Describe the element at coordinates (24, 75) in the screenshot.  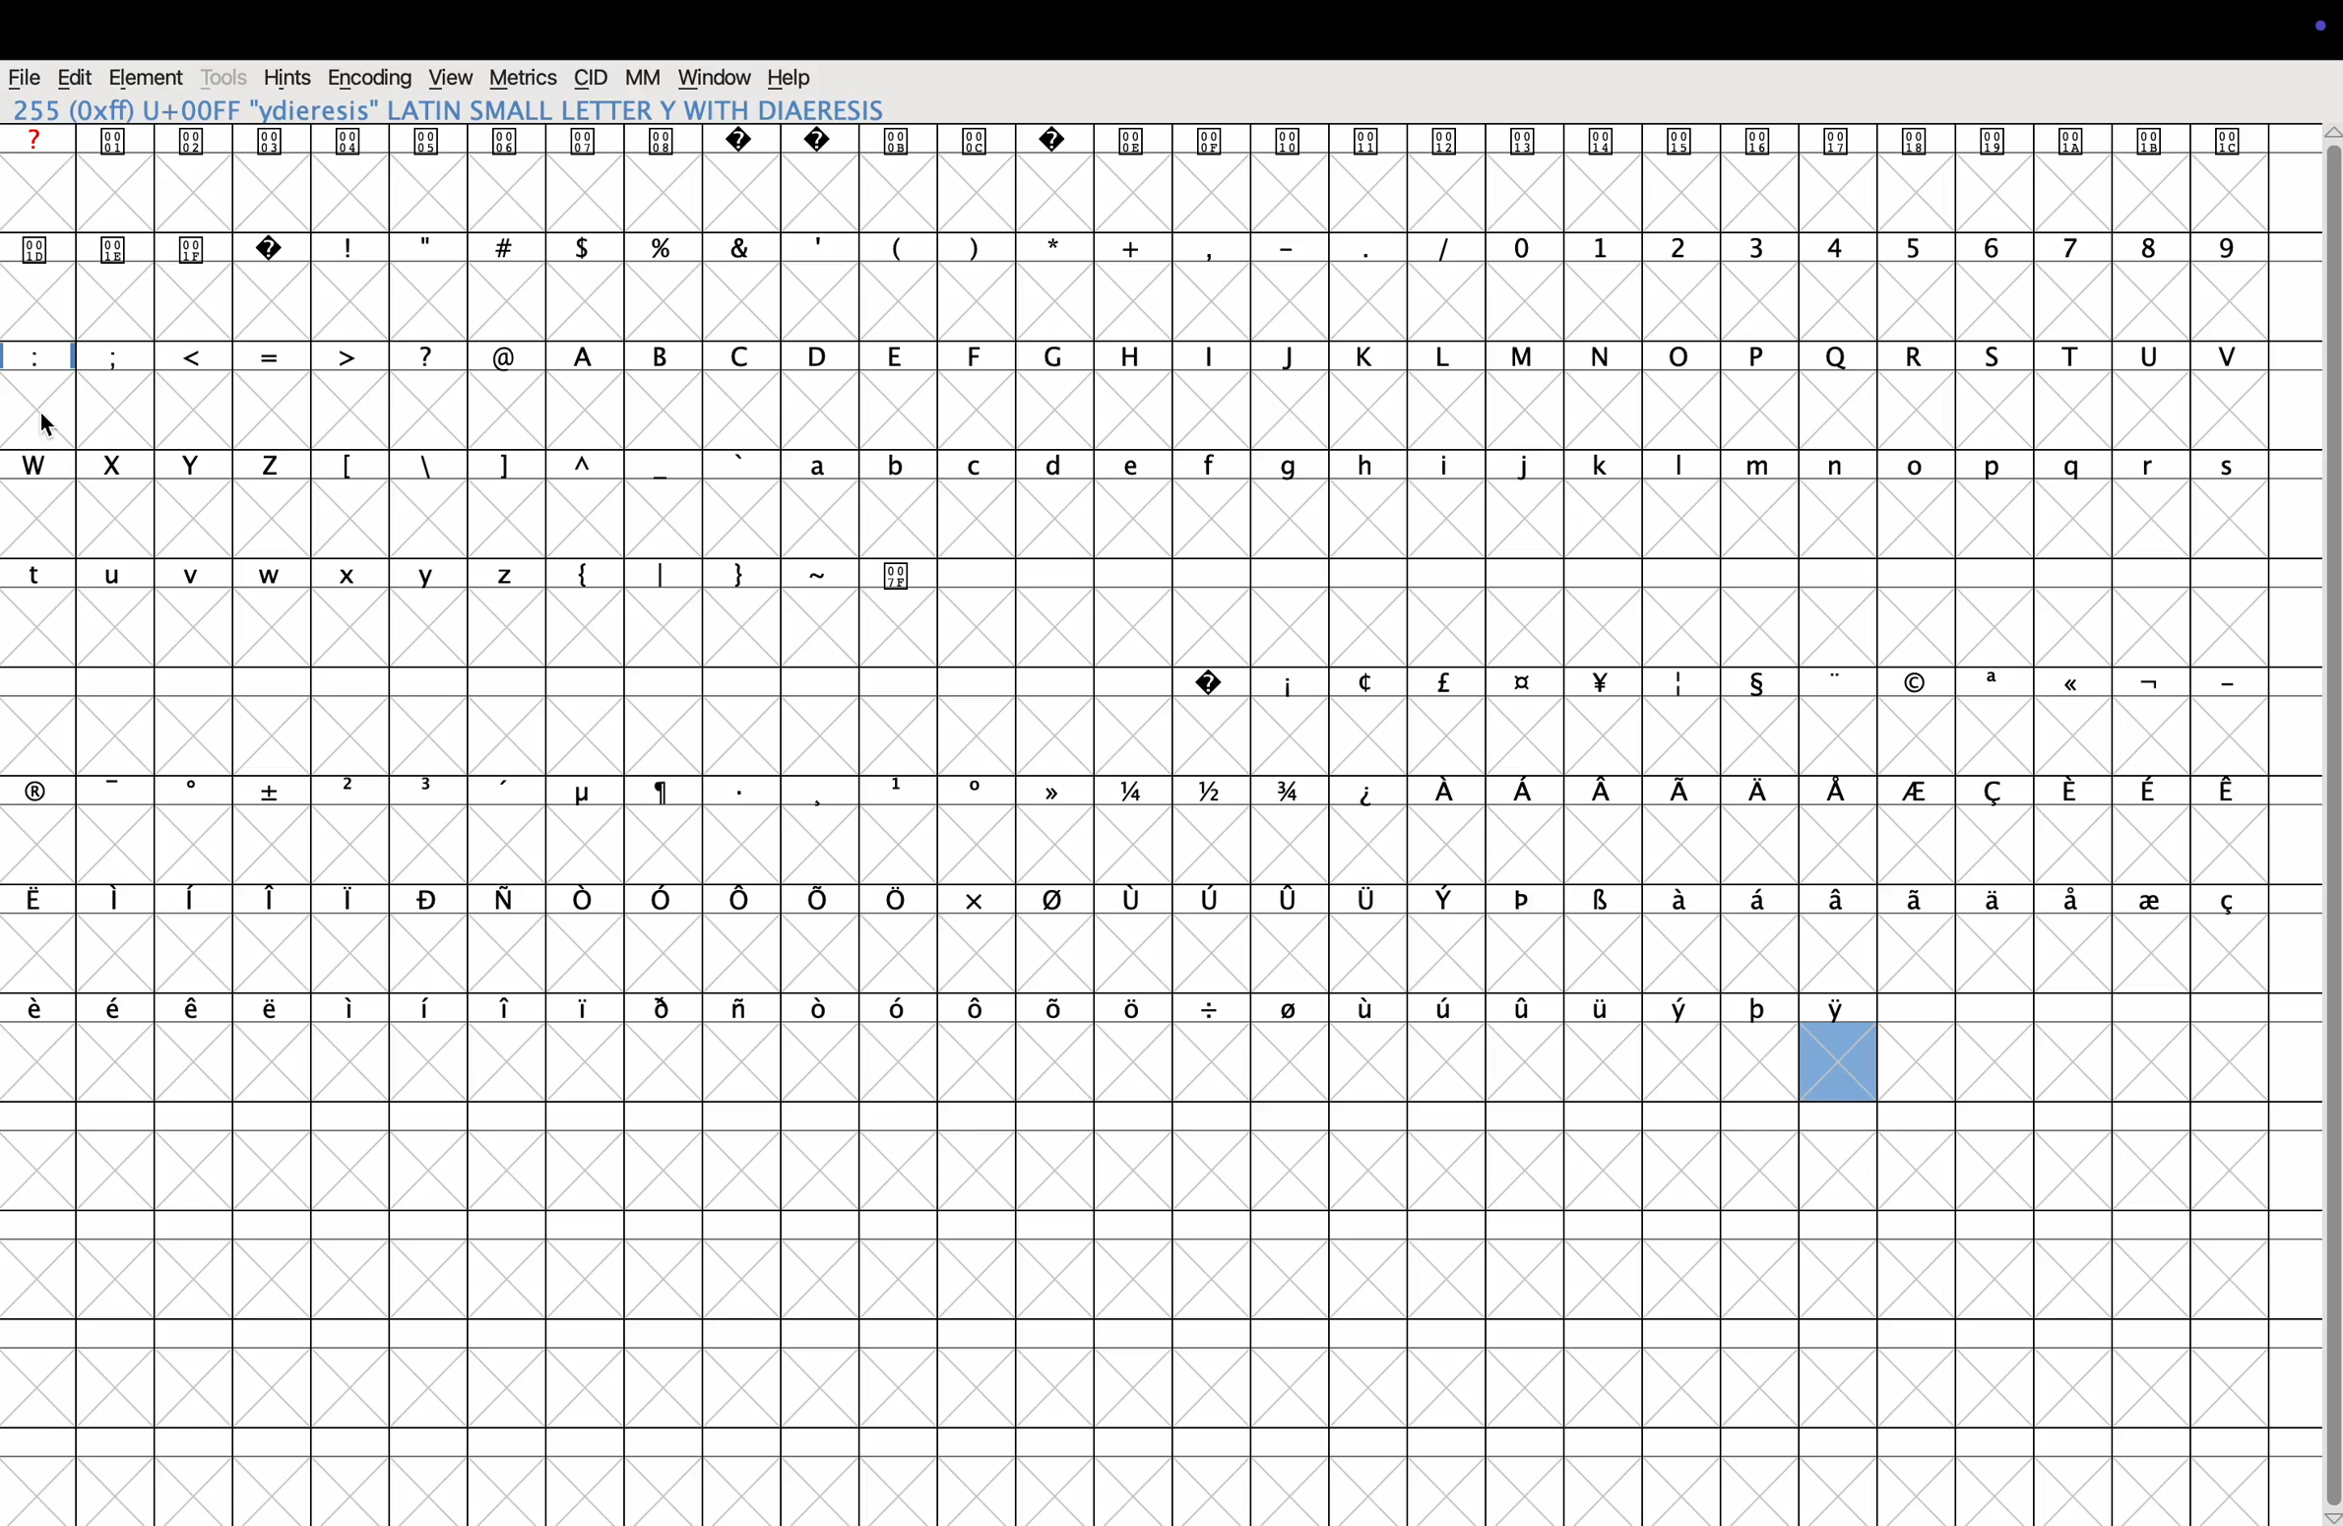
I see `file` at that location.